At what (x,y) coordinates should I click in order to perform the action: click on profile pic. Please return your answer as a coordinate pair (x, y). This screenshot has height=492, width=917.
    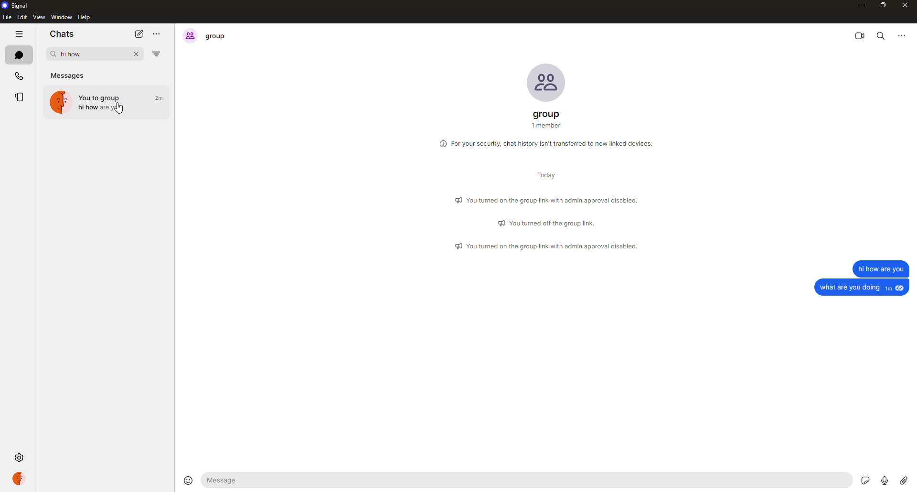
    Looking at the image, I should click on (545, 82).